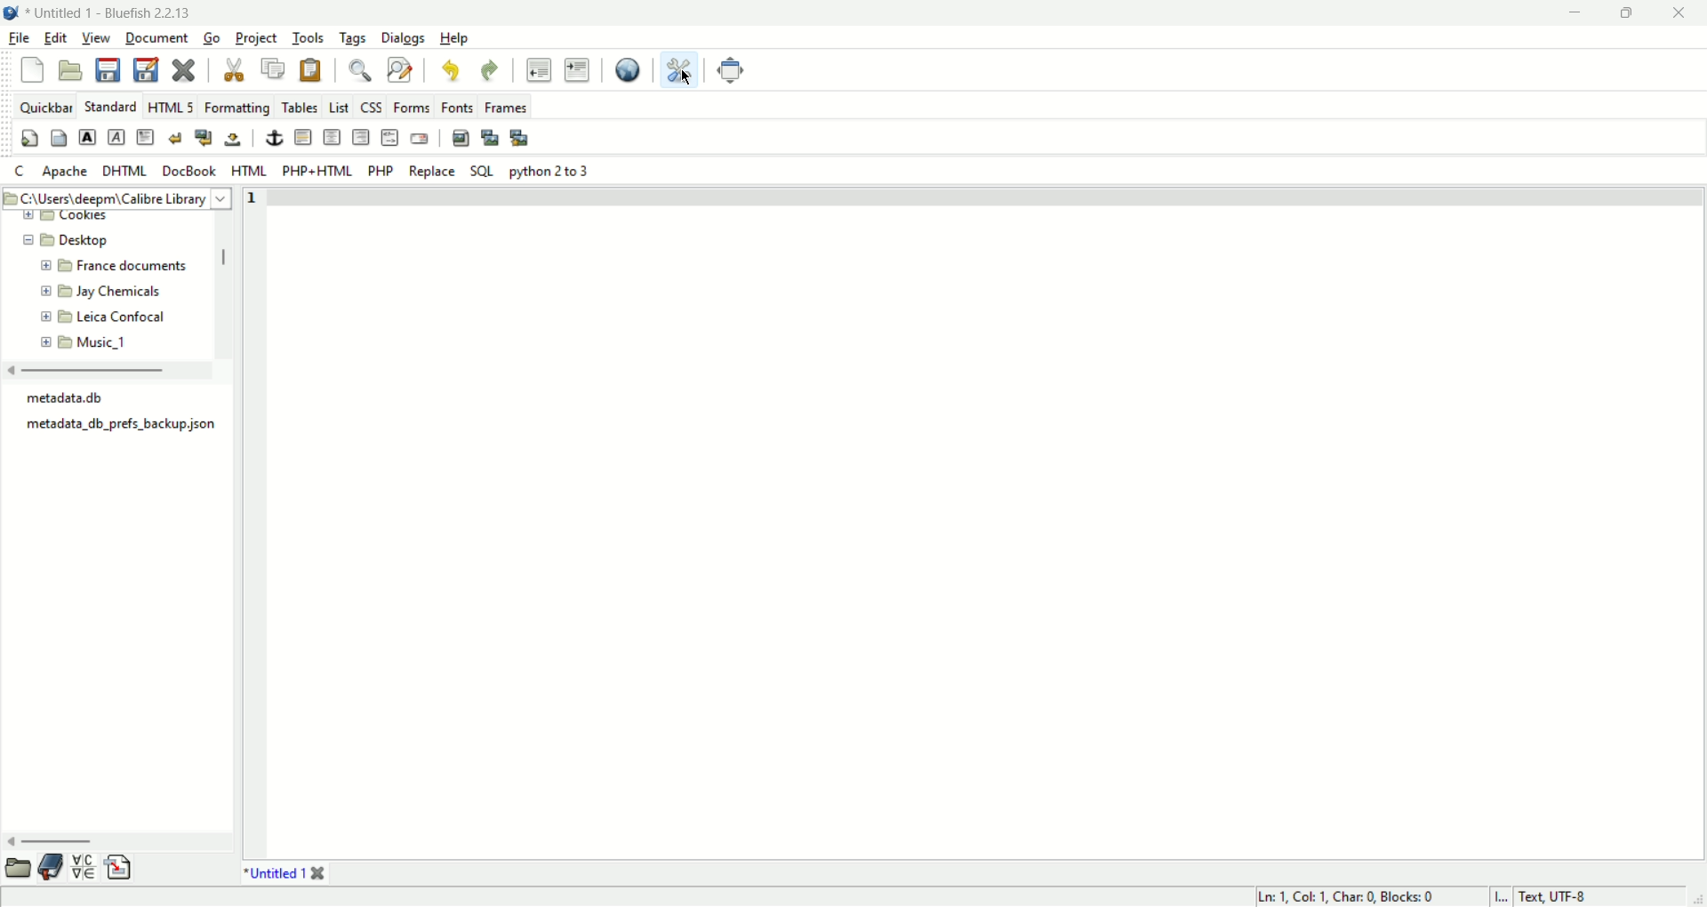 This screenshot has height=907, width=1707. What do you see at coordinates (205, 139) in the screenshot?
I see `break and clear` at bounding box center [205, 139].